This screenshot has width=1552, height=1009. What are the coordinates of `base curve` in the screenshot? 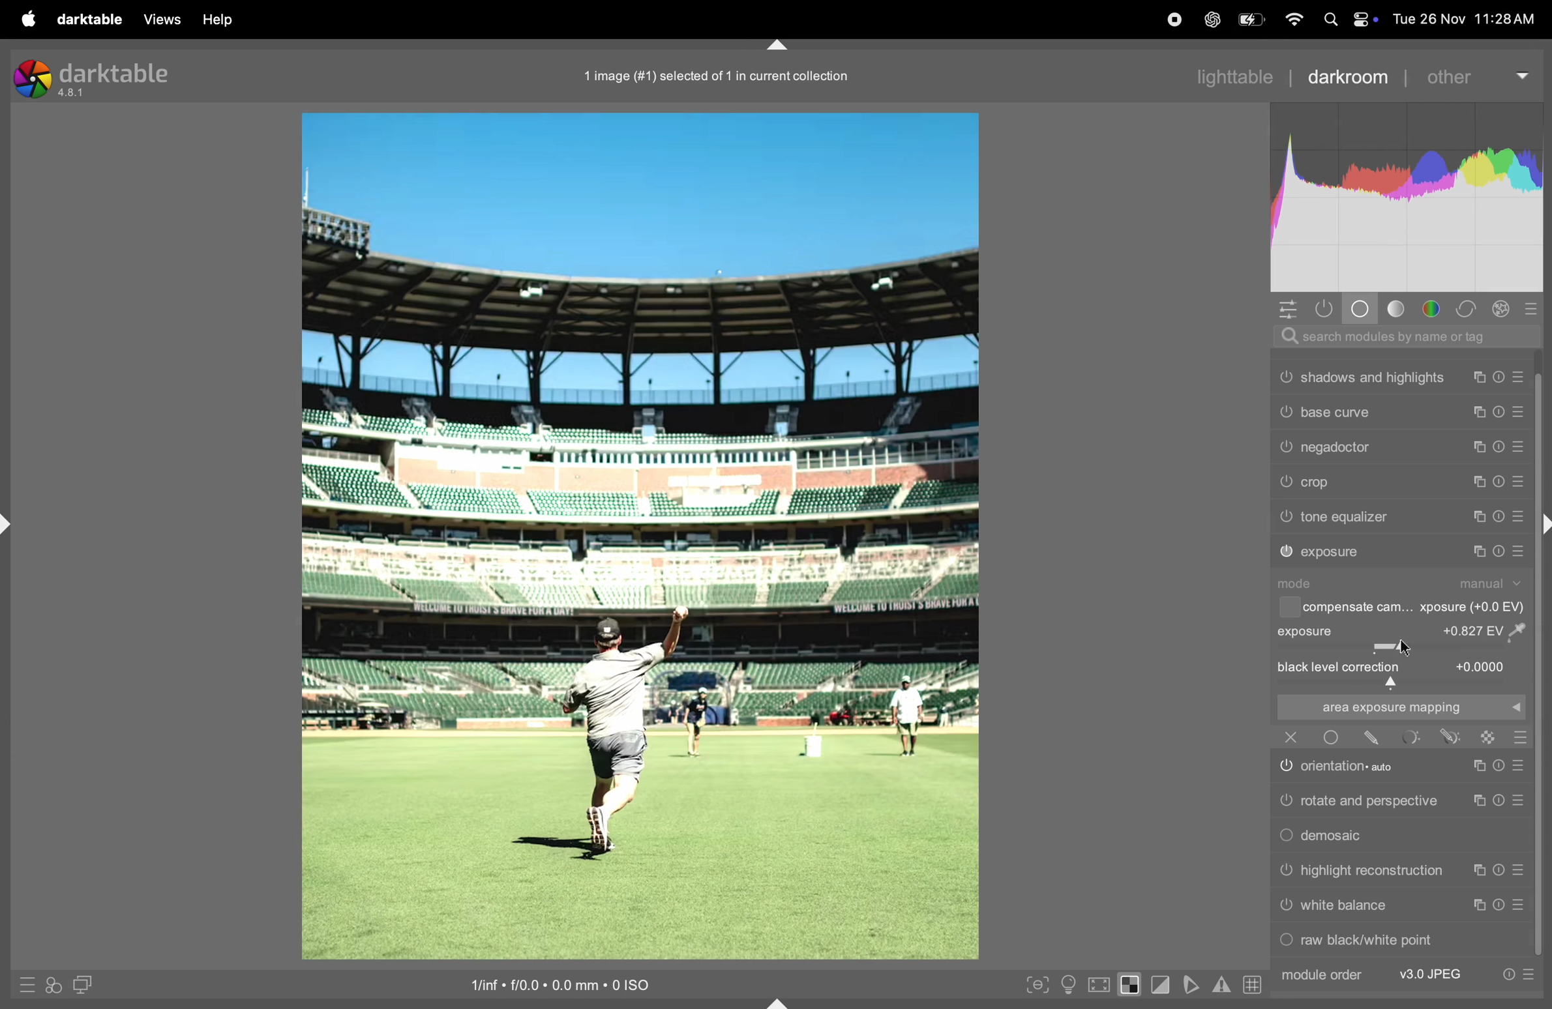 It's located at (1336, 412).